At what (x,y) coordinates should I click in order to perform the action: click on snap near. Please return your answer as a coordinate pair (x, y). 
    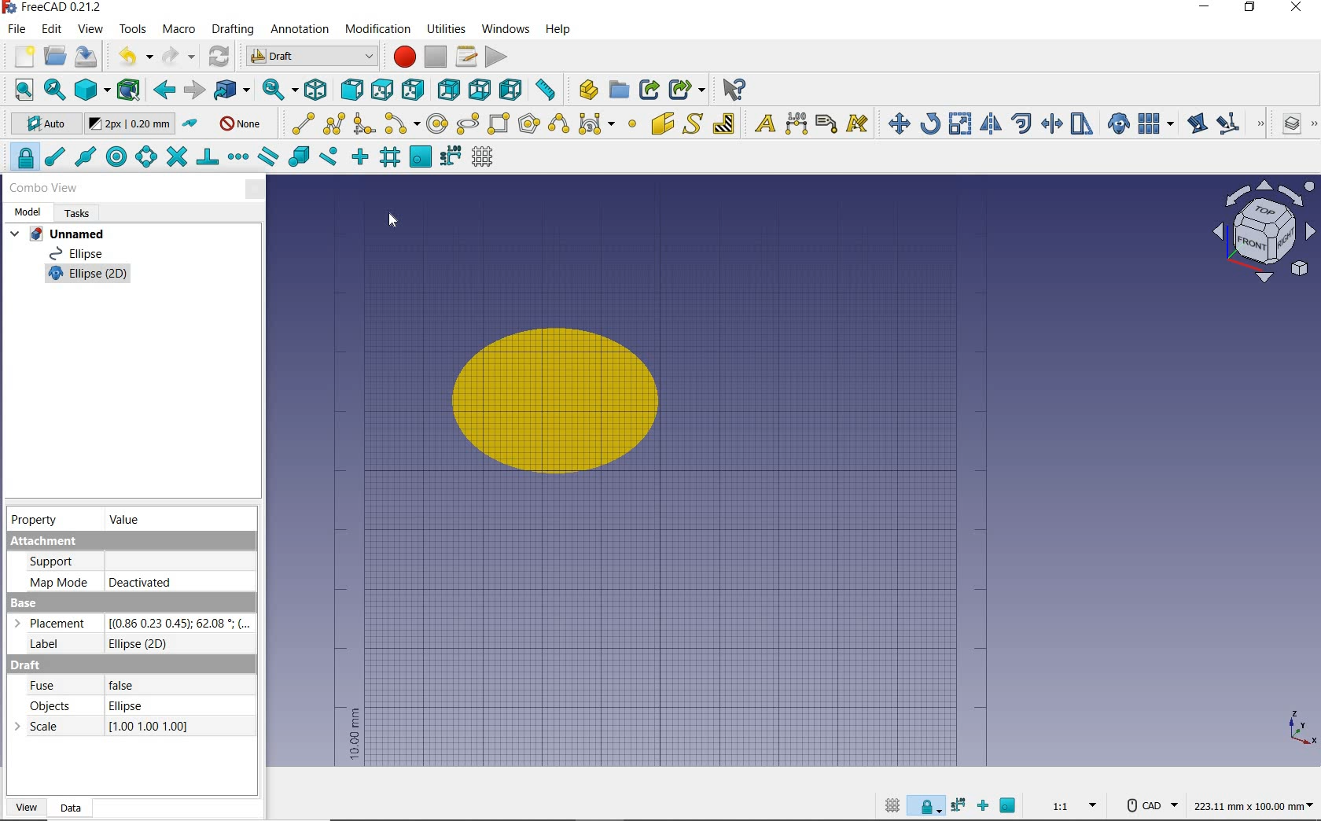
    Looking at the image, I should click on (331, 159).